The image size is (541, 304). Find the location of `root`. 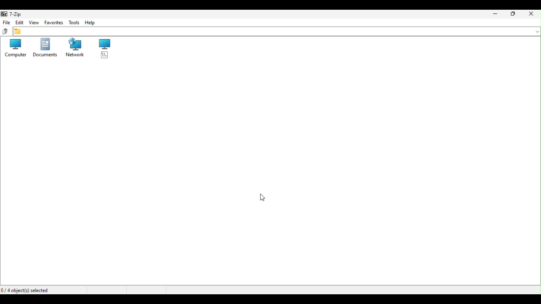

root is located at coordinates (105, 49).